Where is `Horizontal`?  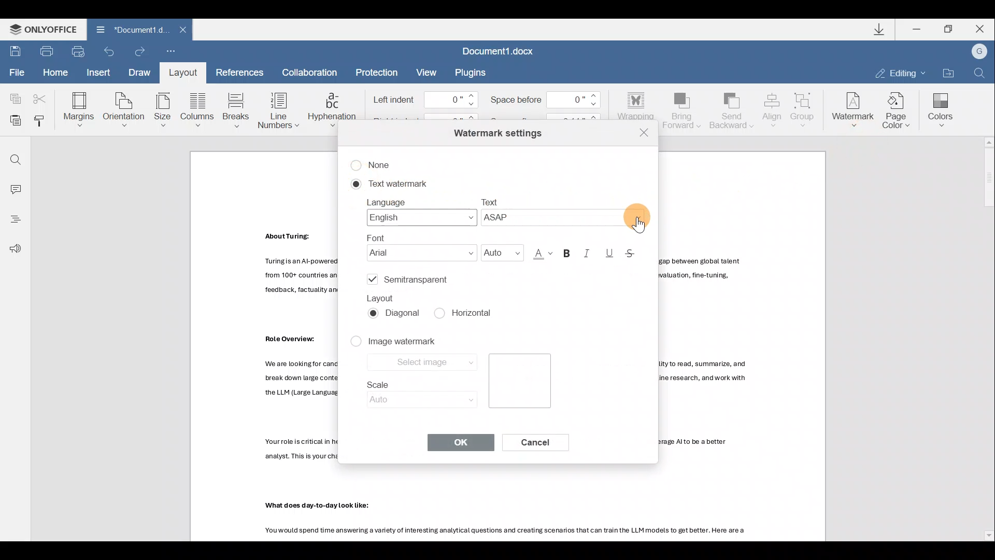
Horizontal is located at coordinates (467, 313).